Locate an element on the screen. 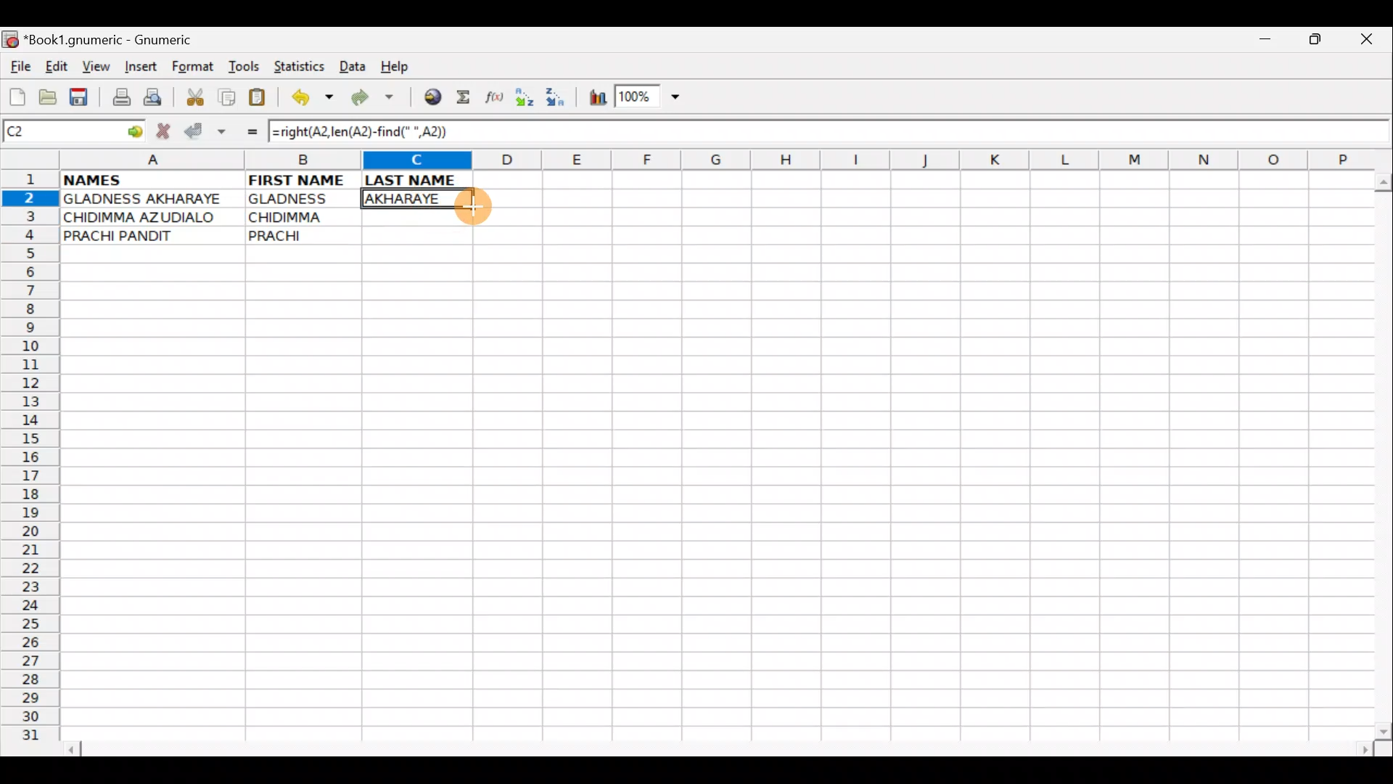 This screenshot has height=784, width=1393. Edit function in the current cell is located at coordinates (497, 101).